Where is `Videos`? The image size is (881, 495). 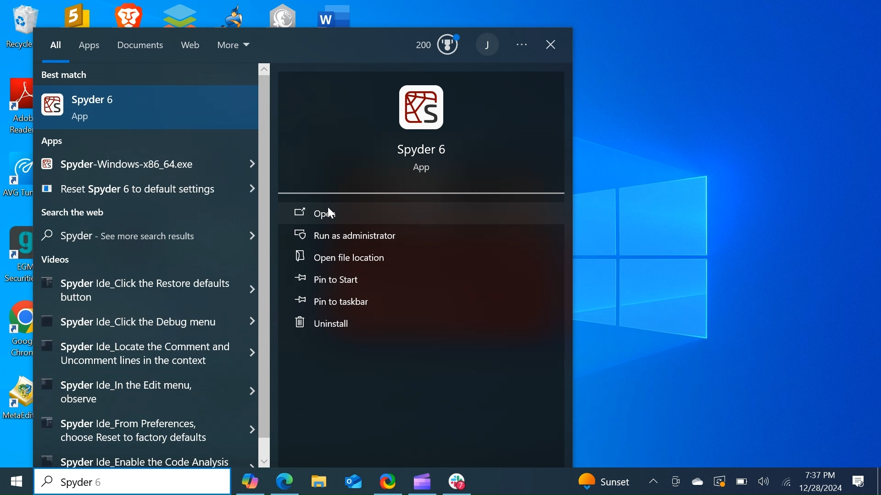 Videos is located at coordinates (59, 259).